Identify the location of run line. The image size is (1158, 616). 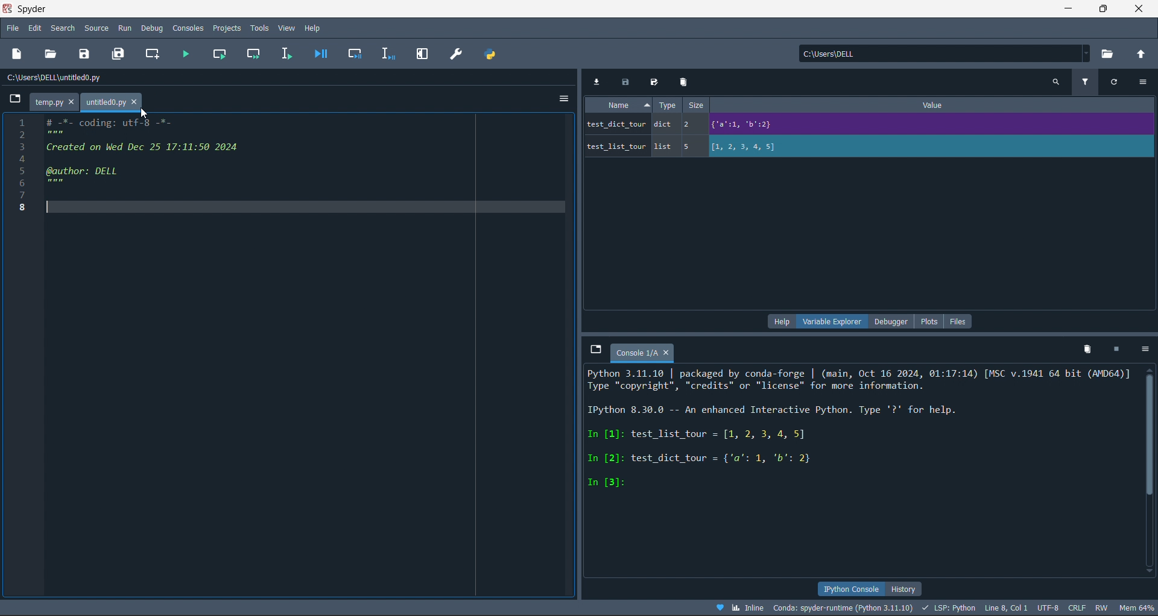
(286, 52).